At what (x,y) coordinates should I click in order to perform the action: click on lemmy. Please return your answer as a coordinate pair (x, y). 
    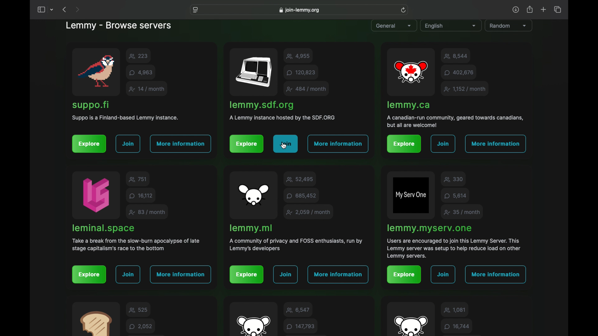
    Looking at the image, I should click on (253, 324).